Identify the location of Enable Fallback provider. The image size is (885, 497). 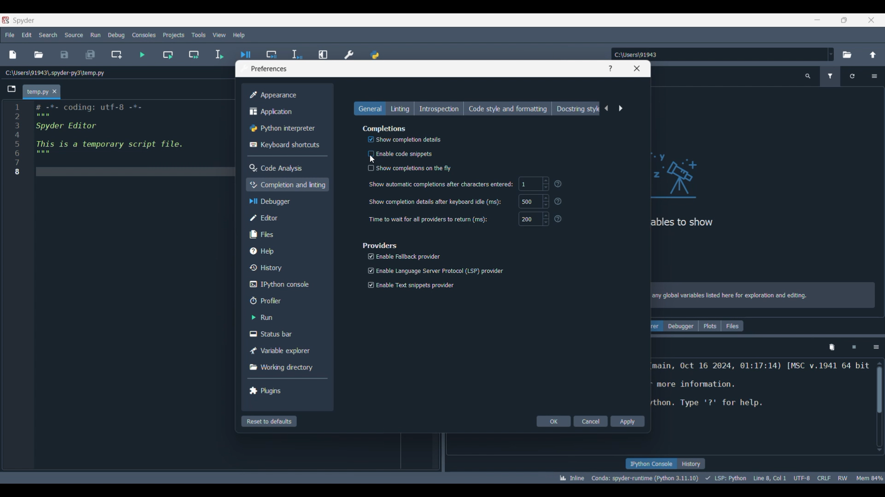
(404, 256).